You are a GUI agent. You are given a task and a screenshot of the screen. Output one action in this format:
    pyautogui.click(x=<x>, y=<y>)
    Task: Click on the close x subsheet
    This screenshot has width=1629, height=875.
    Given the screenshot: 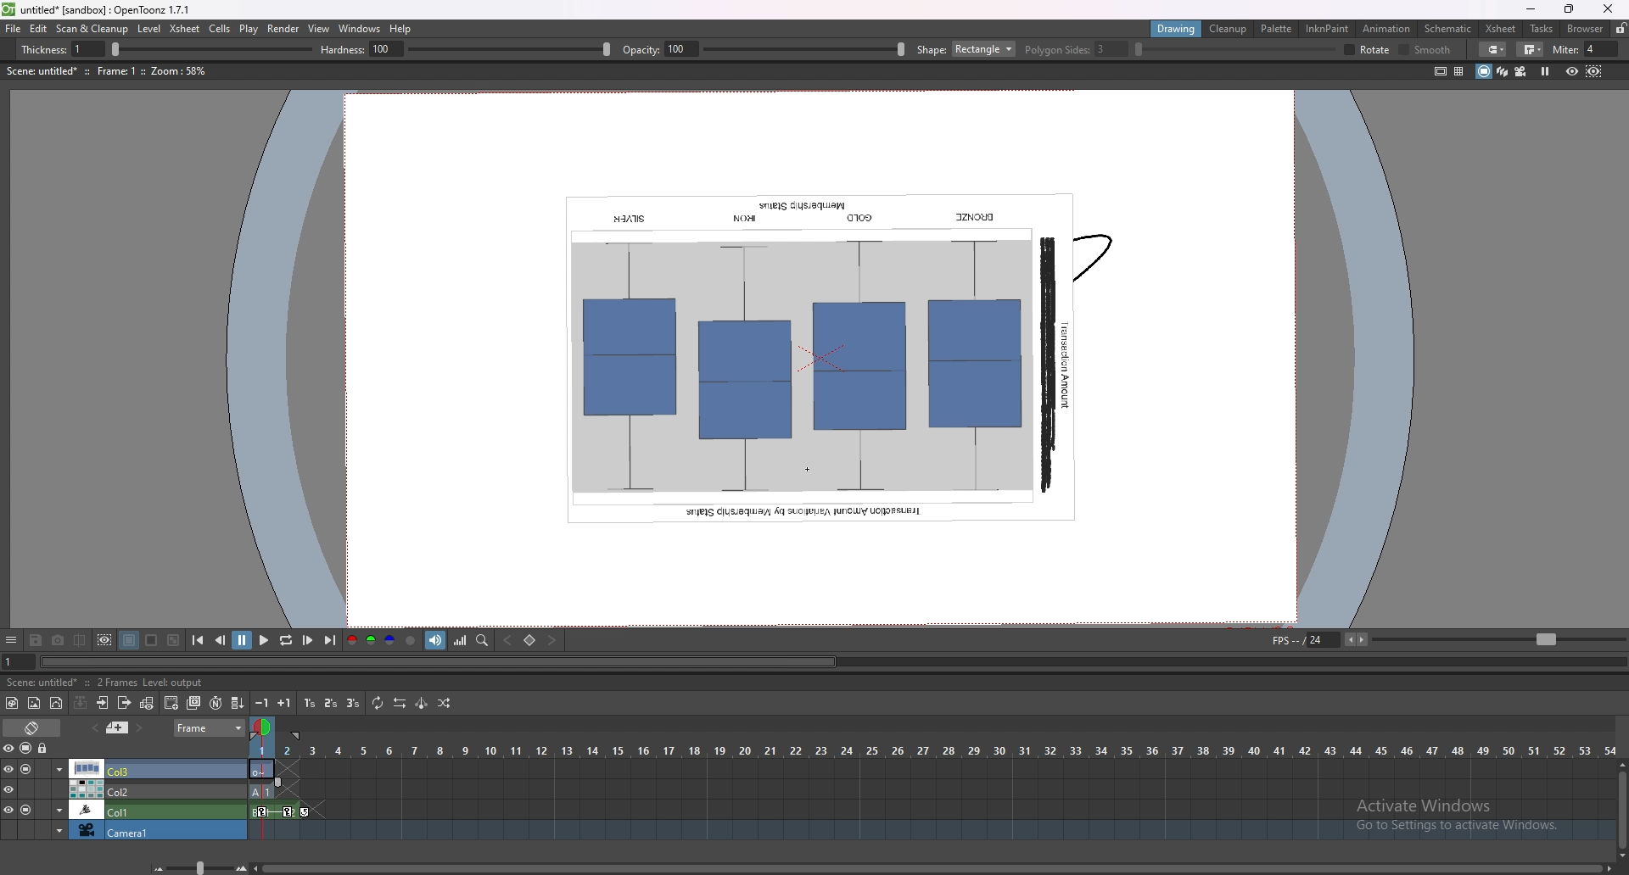 What is the action you would take?
    pyautogui.click(x=123, y=703)
    